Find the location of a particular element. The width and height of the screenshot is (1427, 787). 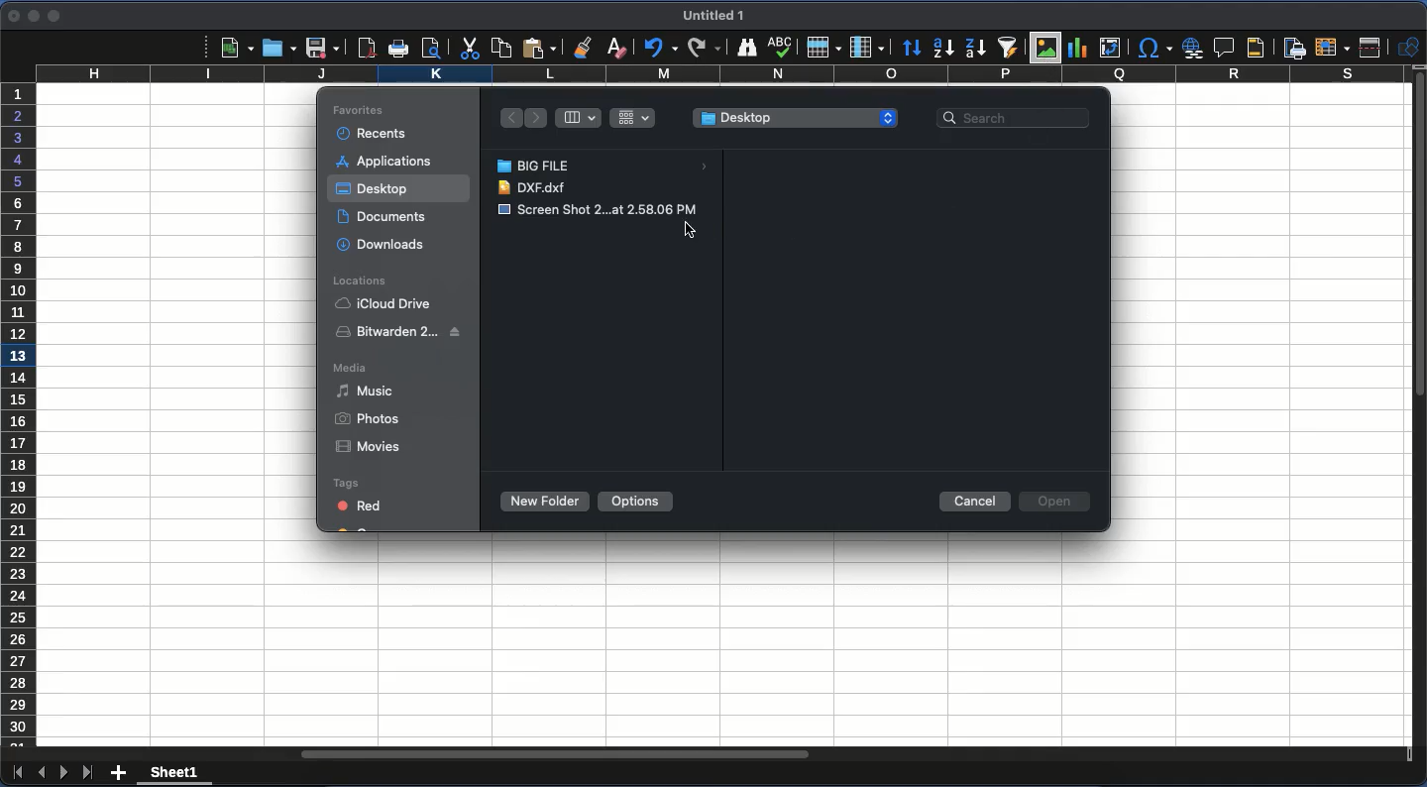

print is located at coordinates (398, 48).